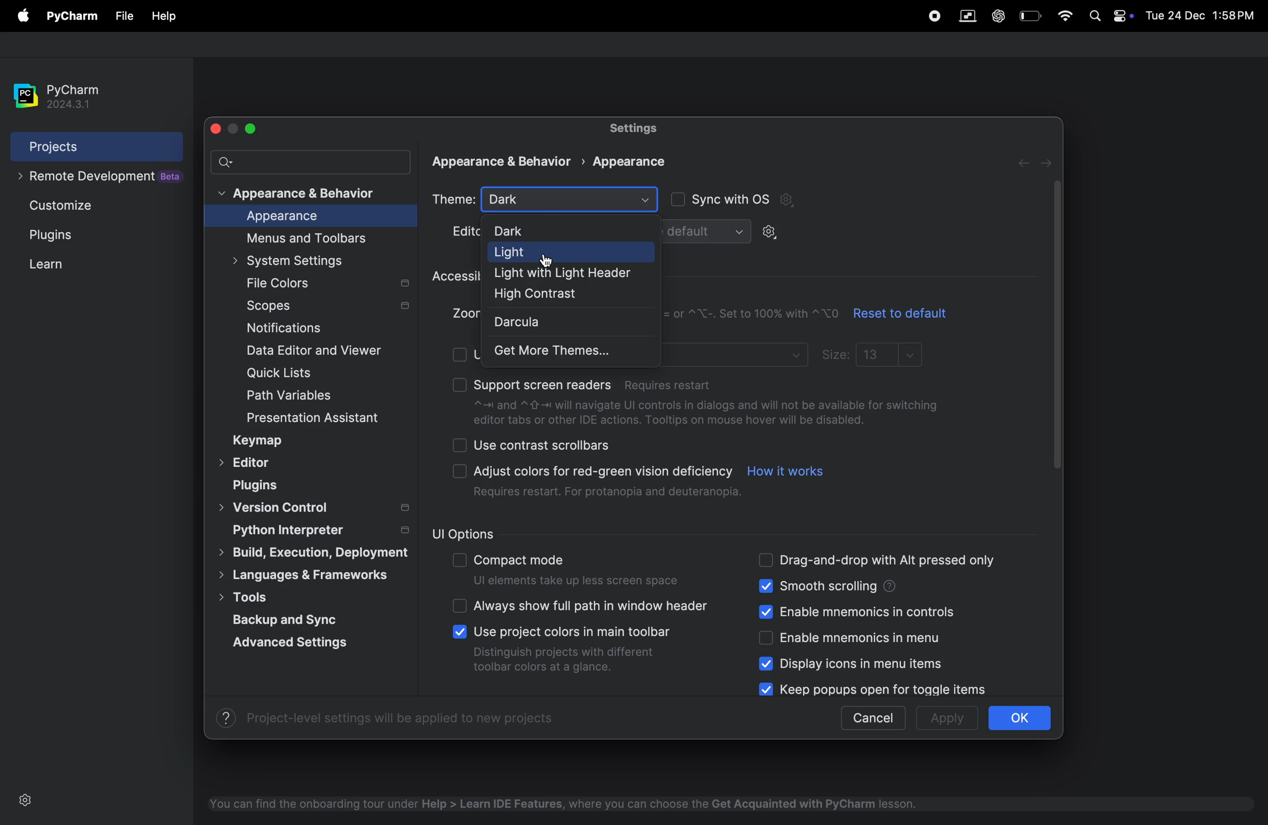 The height and width of the screenshot is (825, 1268). Describe the element at coordinates (450, 278) in the screenshot. I see `accessibilty` at that location.